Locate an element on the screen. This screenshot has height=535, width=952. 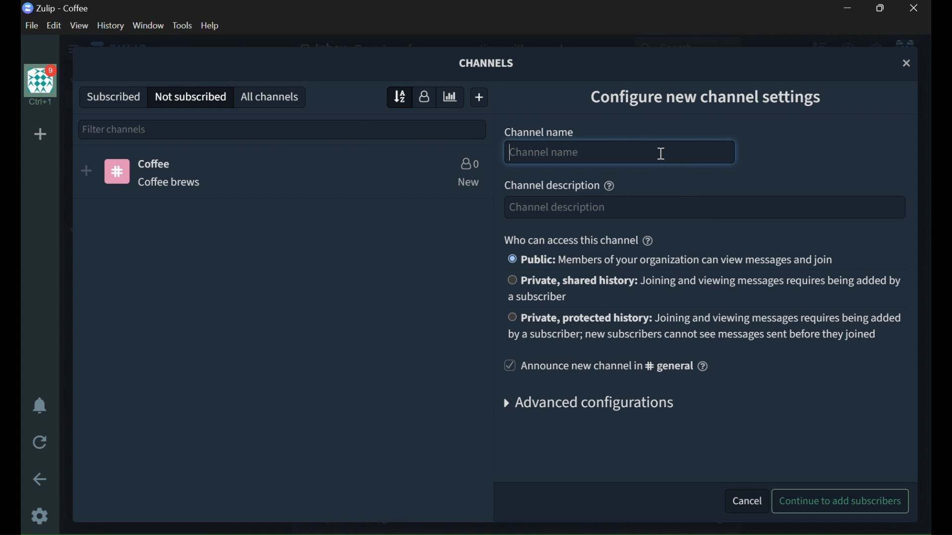
HISTORY is located at coordinates (111, 25).